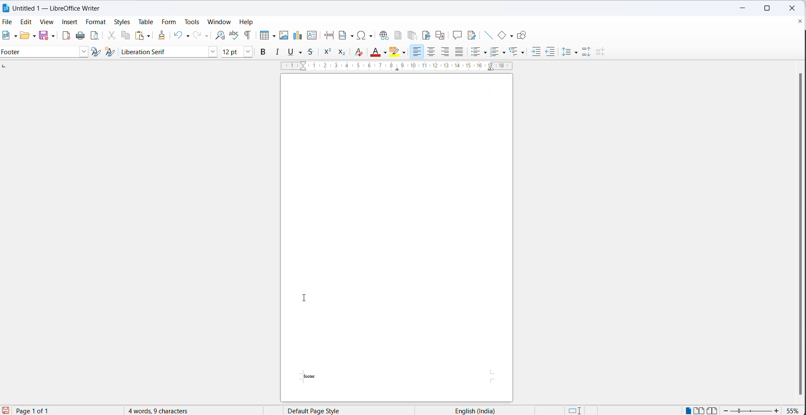  Describe the element at coordinates (536, 52) in the screenshot. I see `increase indent` at that location.